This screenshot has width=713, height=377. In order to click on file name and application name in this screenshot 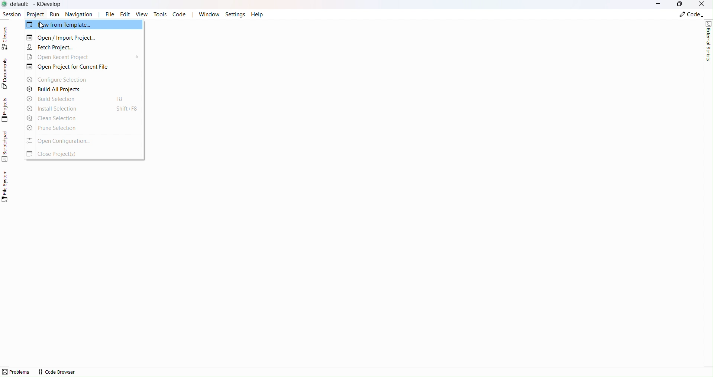, I will do `click(38, 4)`.